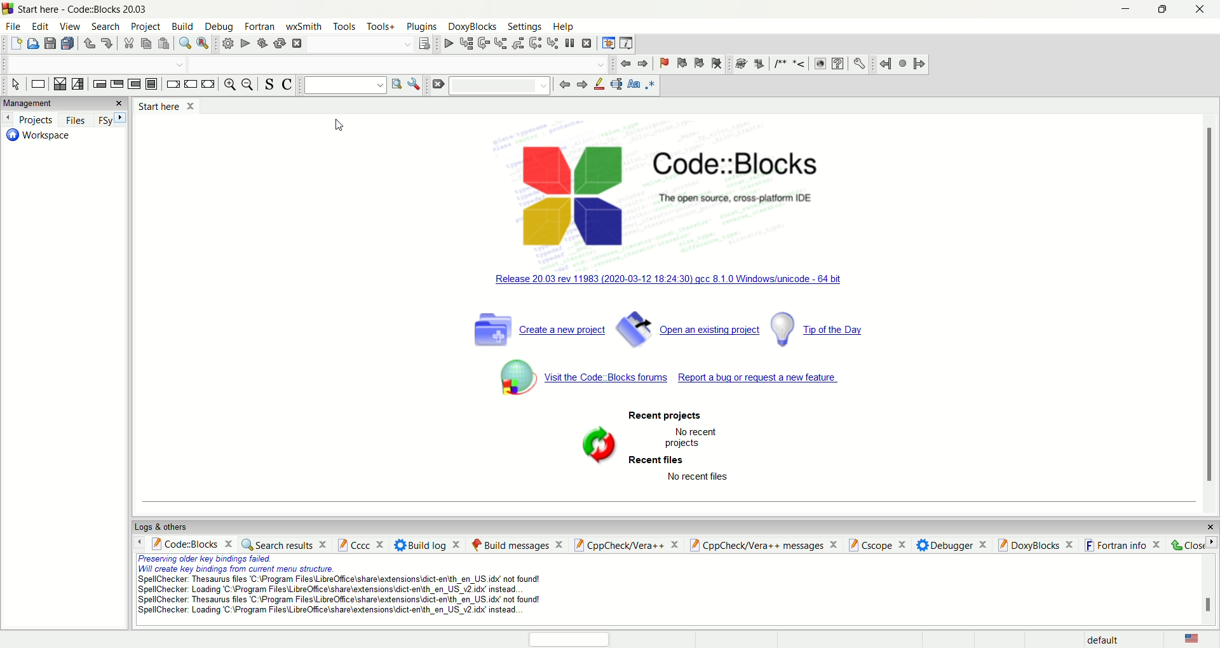  I want to click on forton info, so click(1124, 546).